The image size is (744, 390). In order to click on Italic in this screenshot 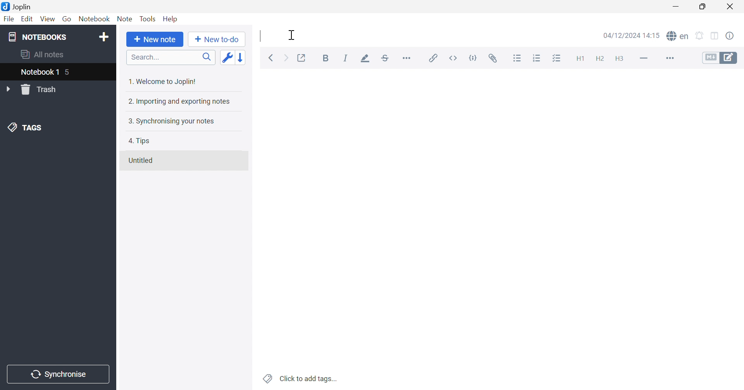, I will do `click(346, 58)`.